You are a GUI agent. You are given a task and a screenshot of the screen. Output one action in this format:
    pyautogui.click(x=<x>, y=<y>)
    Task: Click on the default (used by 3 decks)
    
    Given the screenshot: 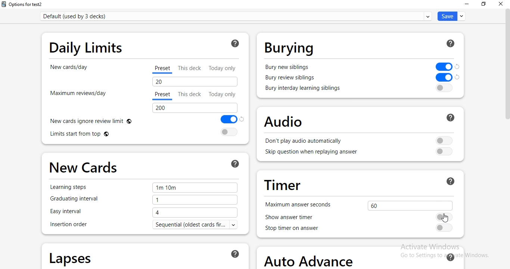 What is the action you would take?
    pyautogui.click(x=239, y=15)
    